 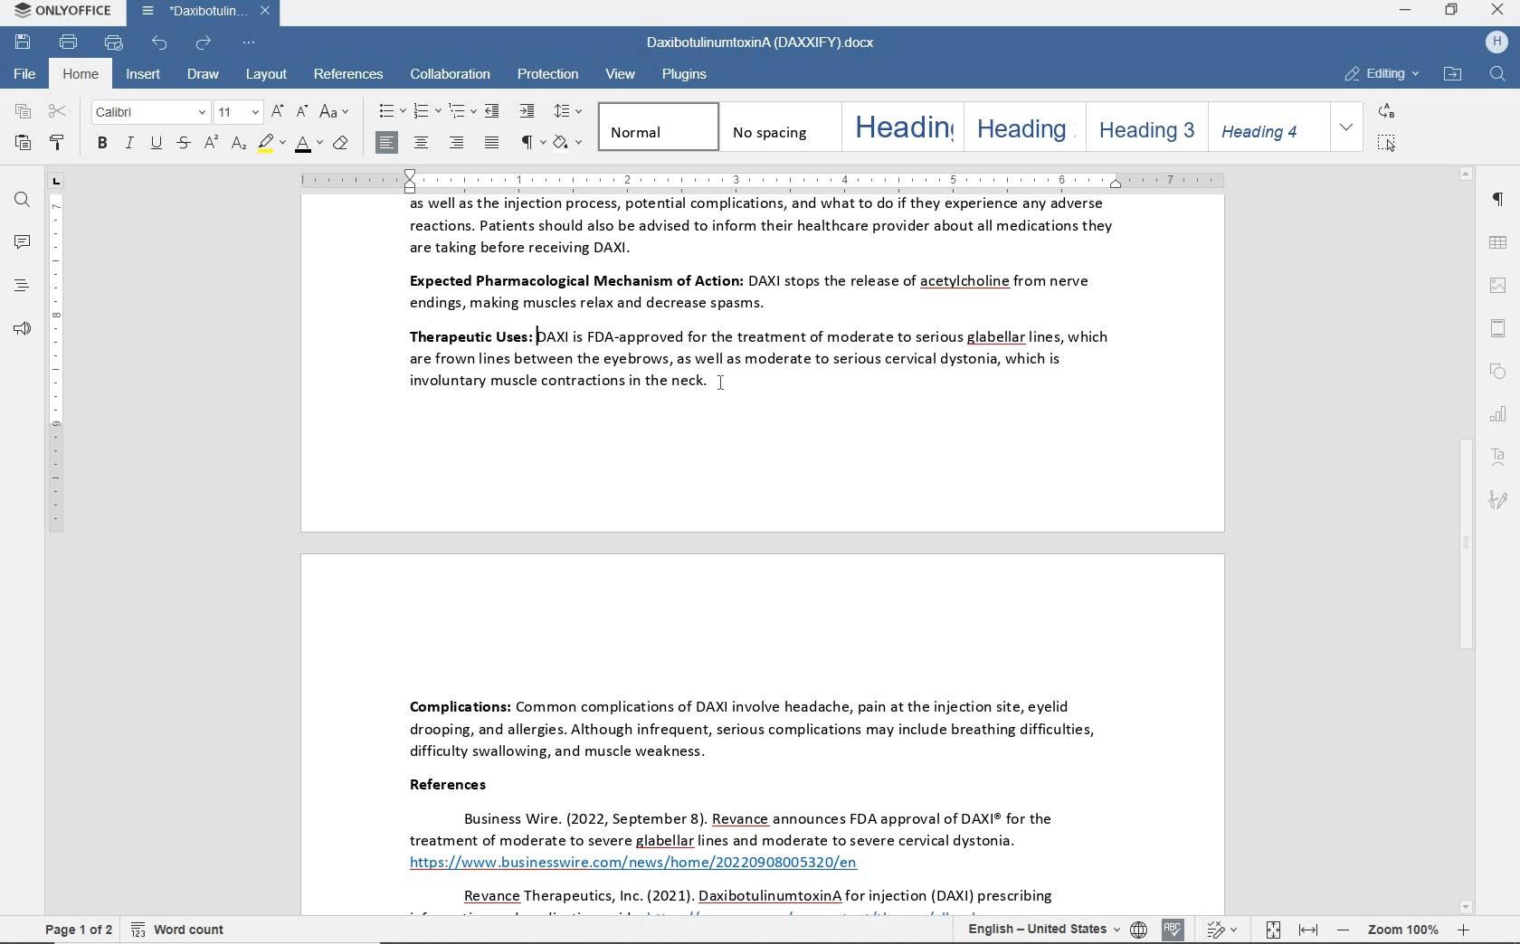 I want to click on table, so click(x=1496, y=243).